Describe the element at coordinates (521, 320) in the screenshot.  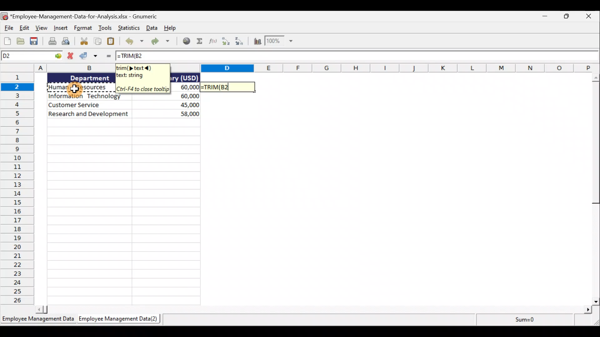
I see `sum=0` at that location.